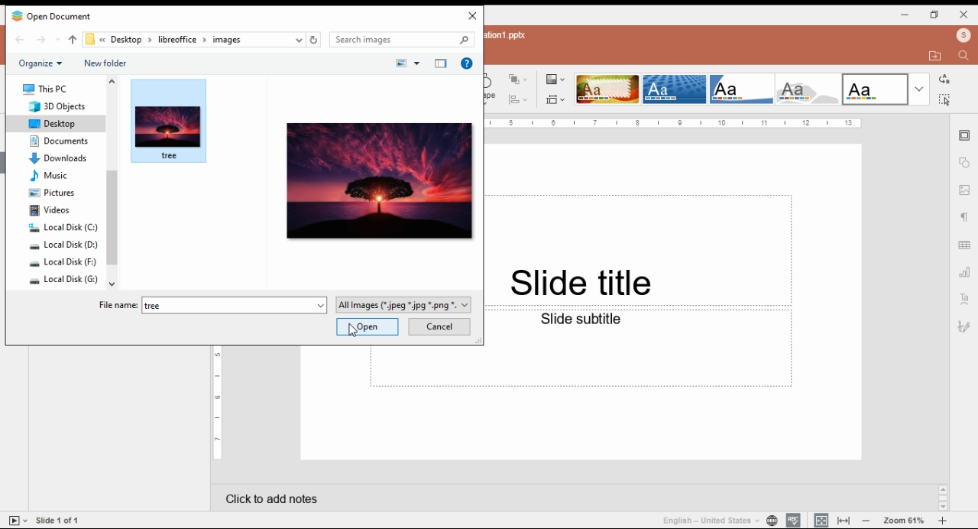 The height and width of the screenshot is (529, 978). What do you see at coordinates (298, 41) in the screenshot?
I see `recent locations` at bounding box center [298, 41].